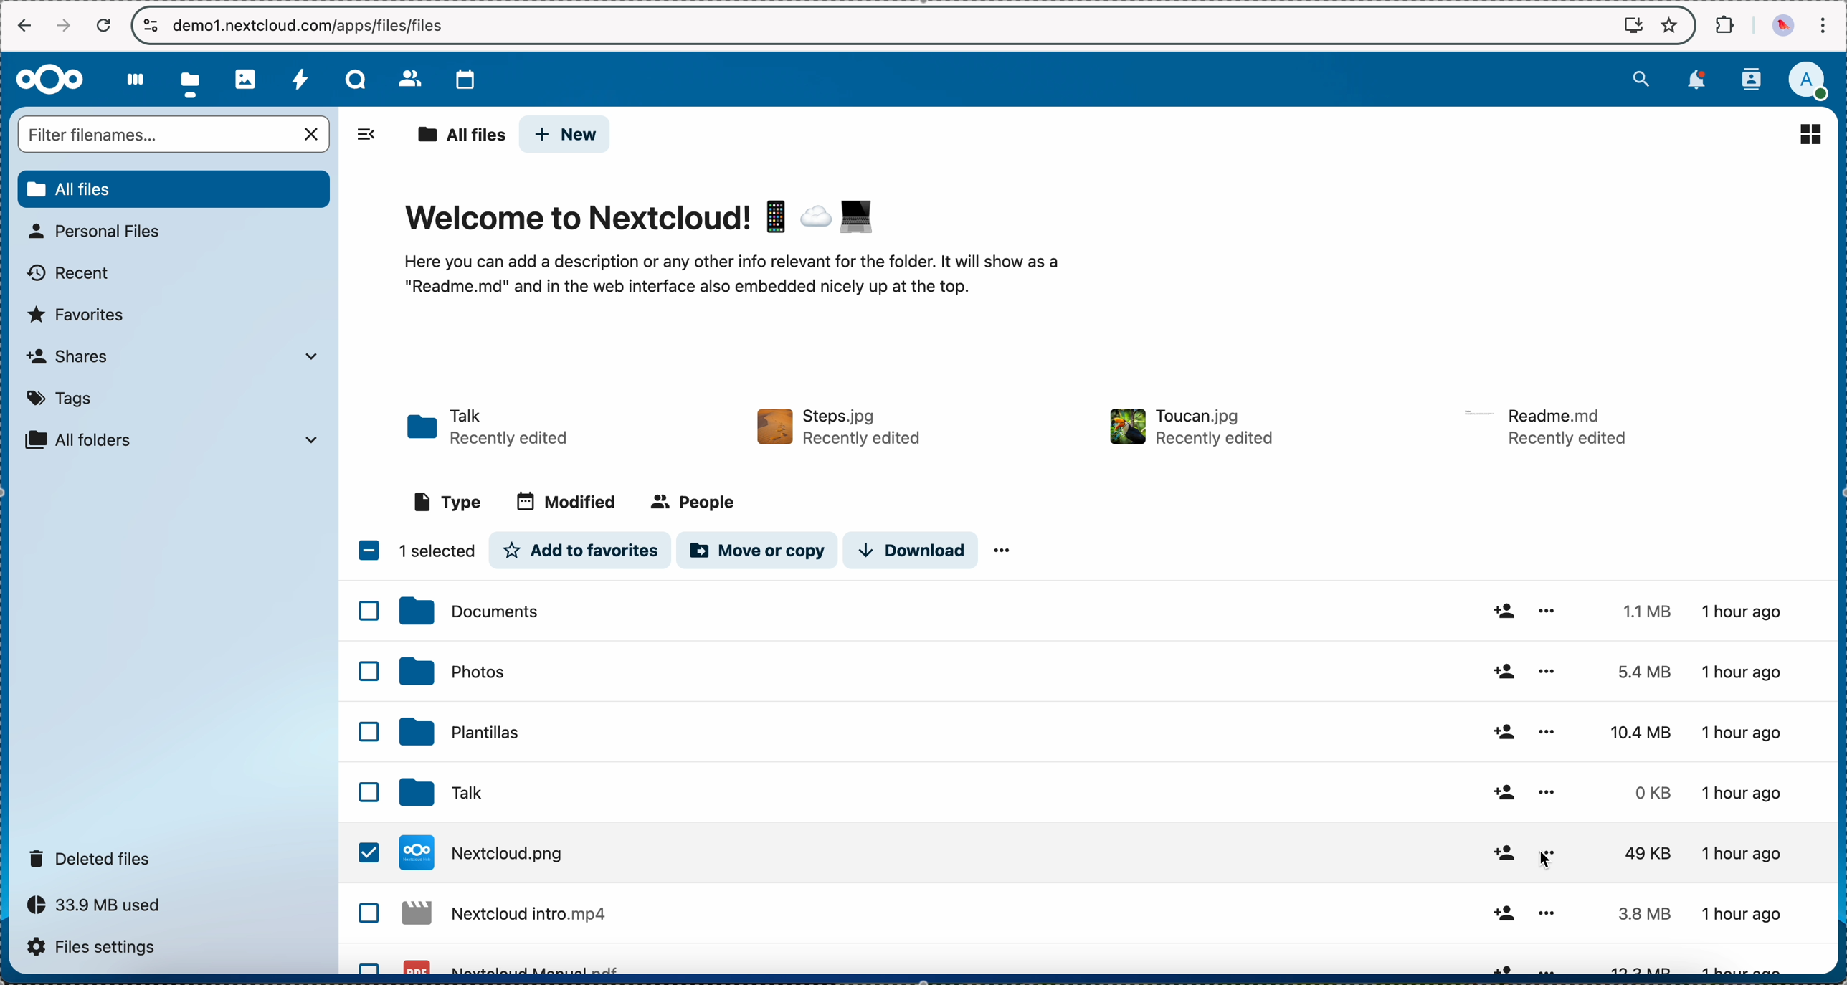 The height and width of the screenshot is (985, 1847). What do you see at coordinates (1098, 965) in the screenshot?
I see `file` at bounding box center [1098, 965].